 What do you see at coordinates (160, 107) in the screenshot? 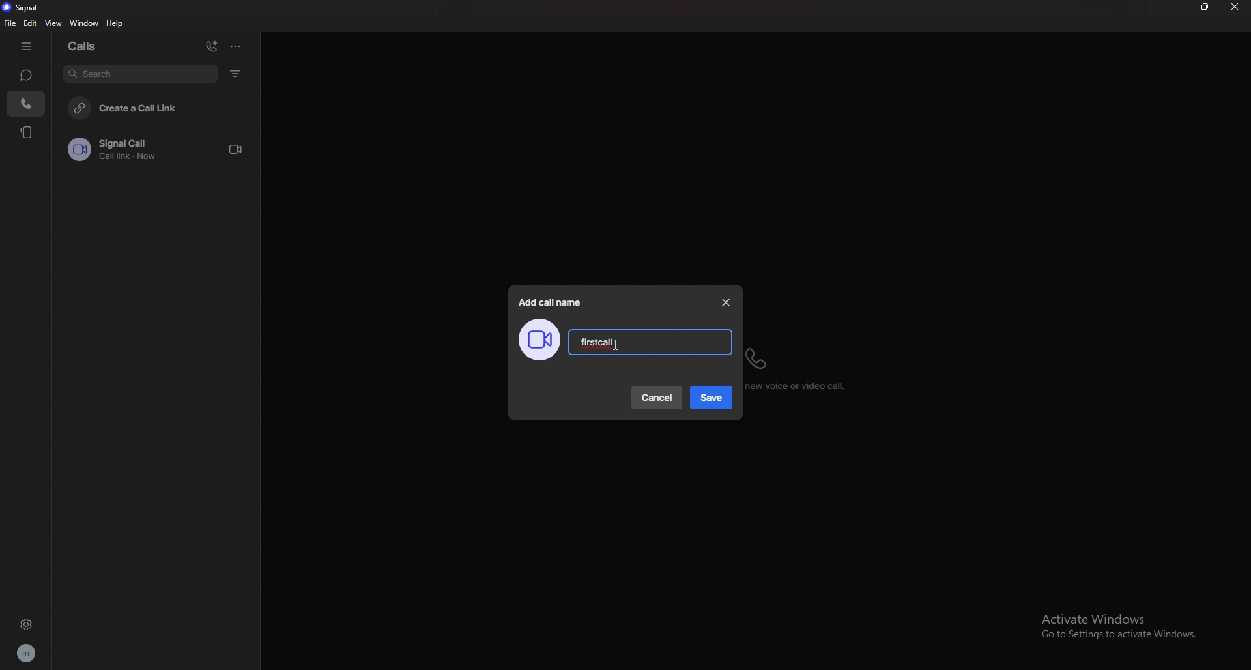
I see `create a call link` at bounding box center [160, 107].